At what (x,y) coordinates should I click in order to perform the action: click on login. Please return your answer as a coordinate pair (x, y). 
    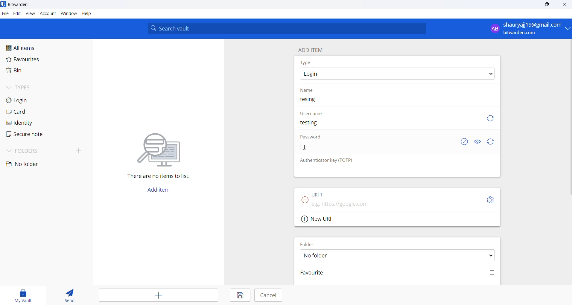
    Looking at the image, I should click on (35, 101).